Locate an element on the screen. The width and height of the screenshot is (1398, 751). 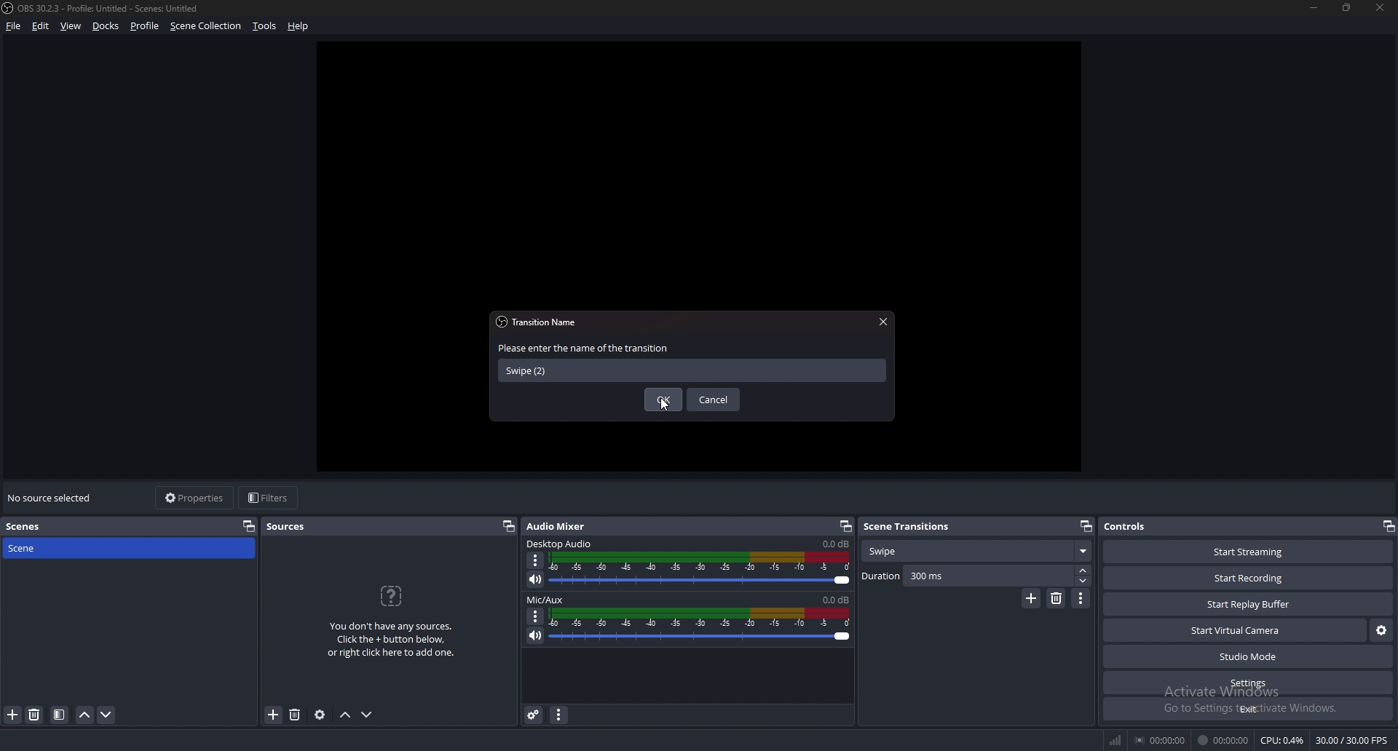
enter name of transition is located at coordinates (584, 348).